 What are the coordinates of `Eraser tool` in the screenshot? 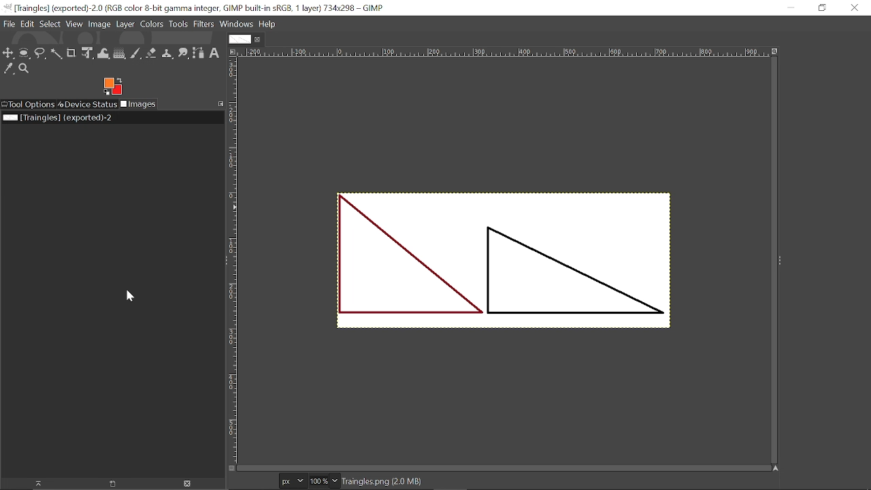 It's located at (152, 54).